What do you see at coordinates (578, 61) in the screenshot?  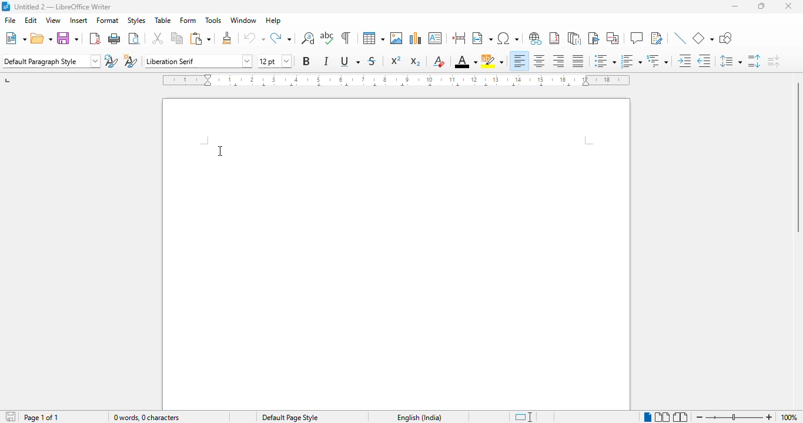 I see `justified` at bounding box center [578, 61].